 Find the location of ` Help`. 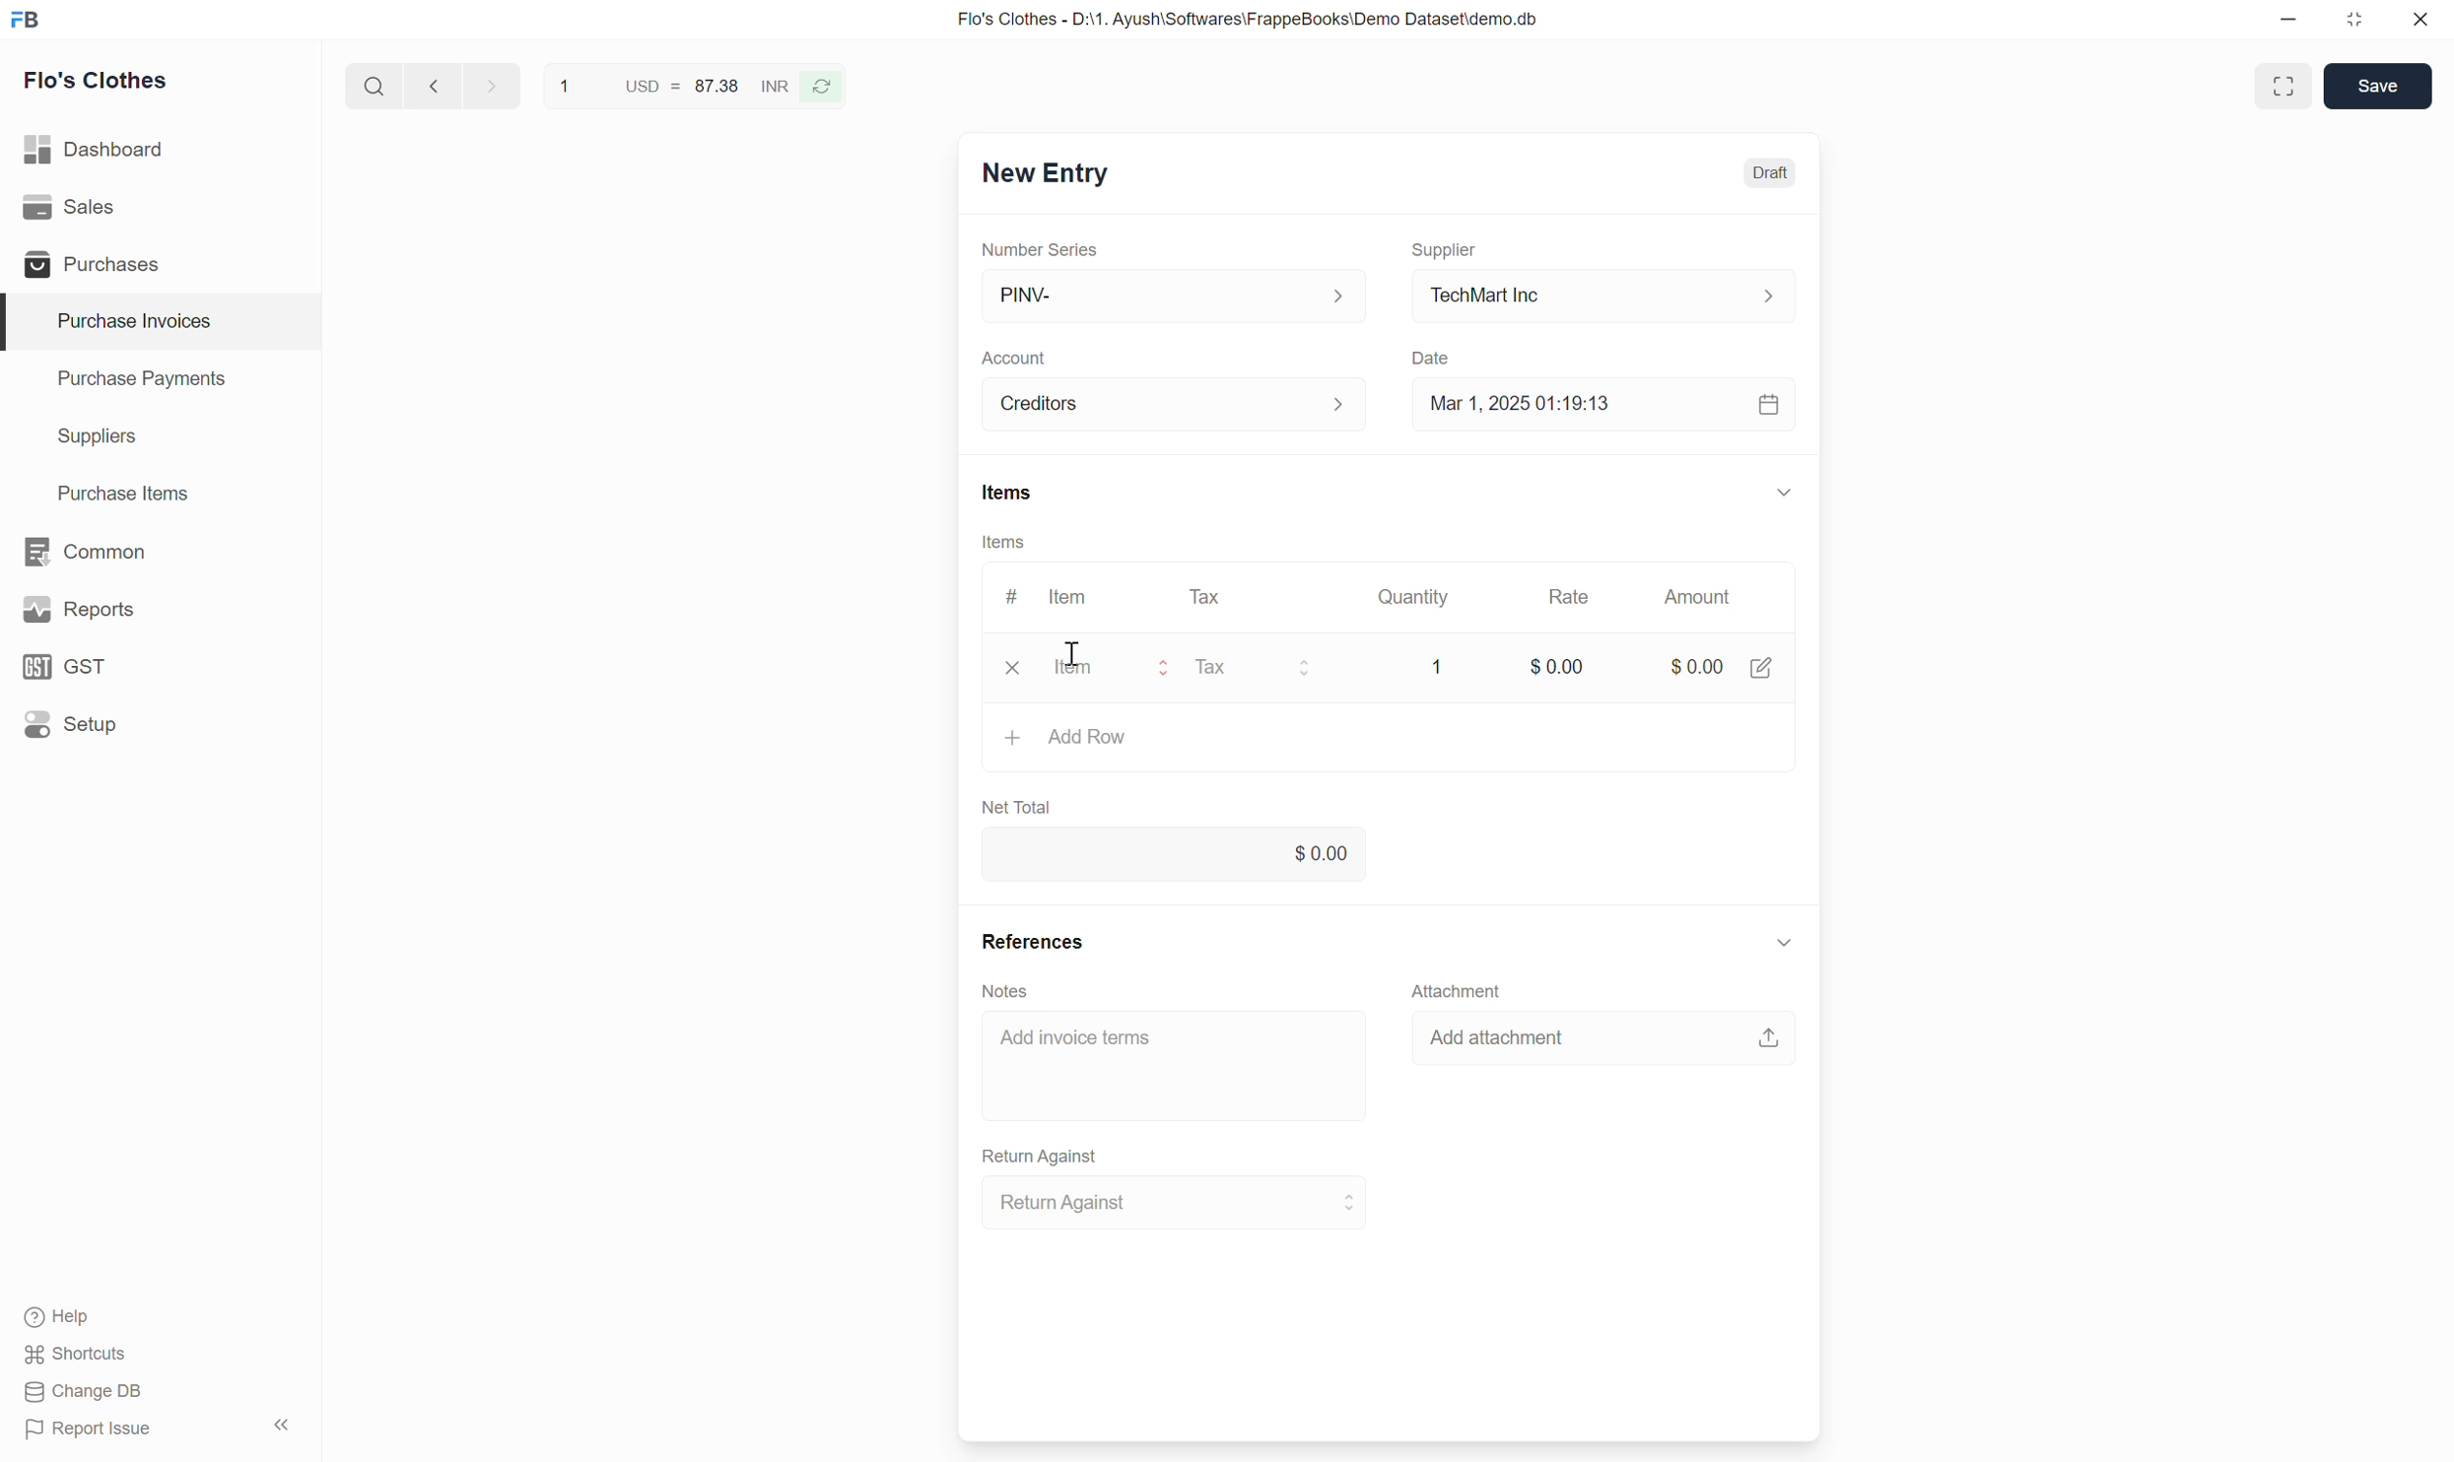

 Help is located at coordinates (80, 1319).